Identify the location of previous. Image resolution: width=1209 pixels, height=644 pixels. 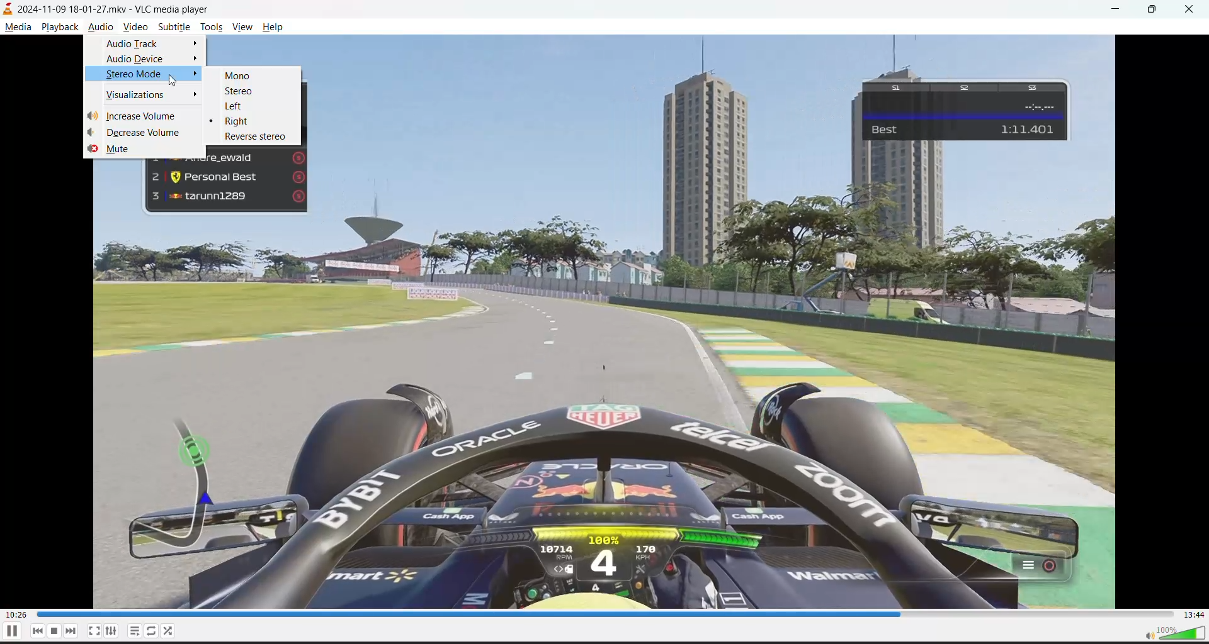
(35, 631).